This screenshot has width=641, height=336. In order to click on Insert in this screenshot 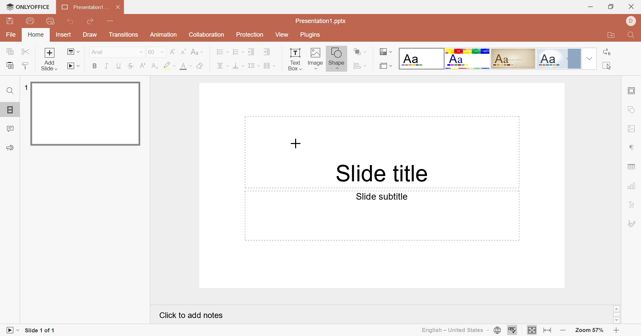, I will do `click(63, 35)`.